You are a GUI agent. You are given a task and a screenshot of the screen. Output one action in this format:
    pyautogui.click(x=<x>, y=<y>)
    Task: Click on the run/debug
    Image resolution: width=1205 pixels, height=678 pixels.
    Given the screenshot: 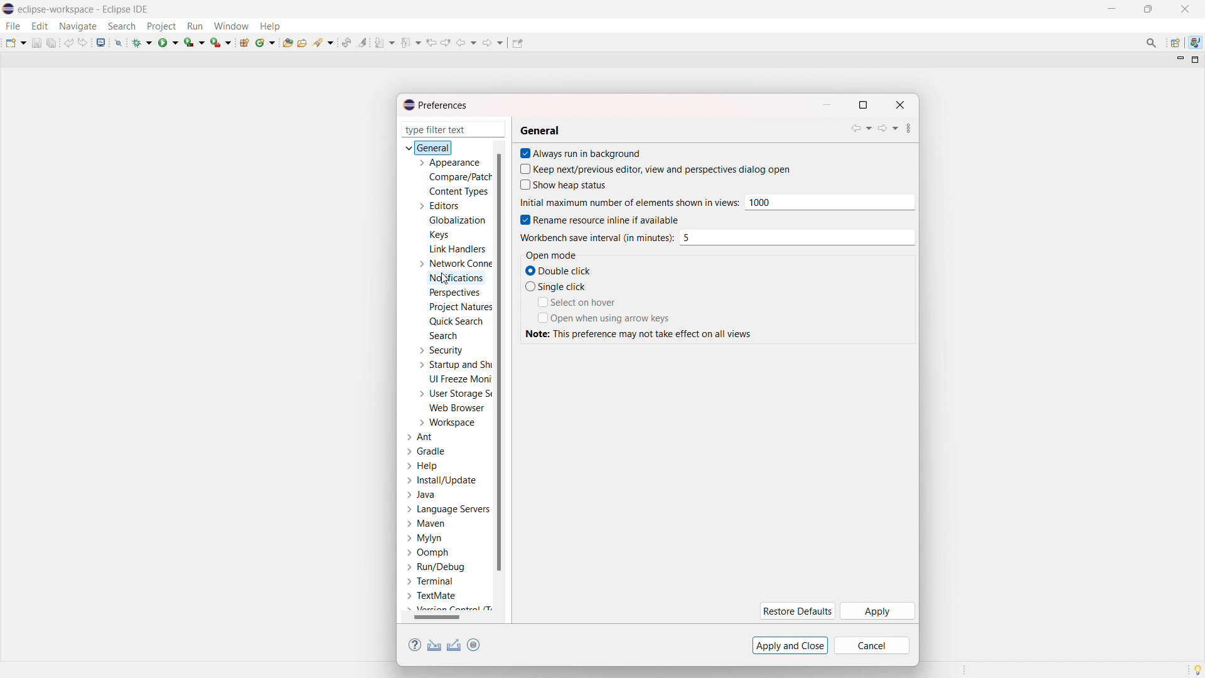 What is the action you would take?
    pyautogui.click(x=435, y=566)
    